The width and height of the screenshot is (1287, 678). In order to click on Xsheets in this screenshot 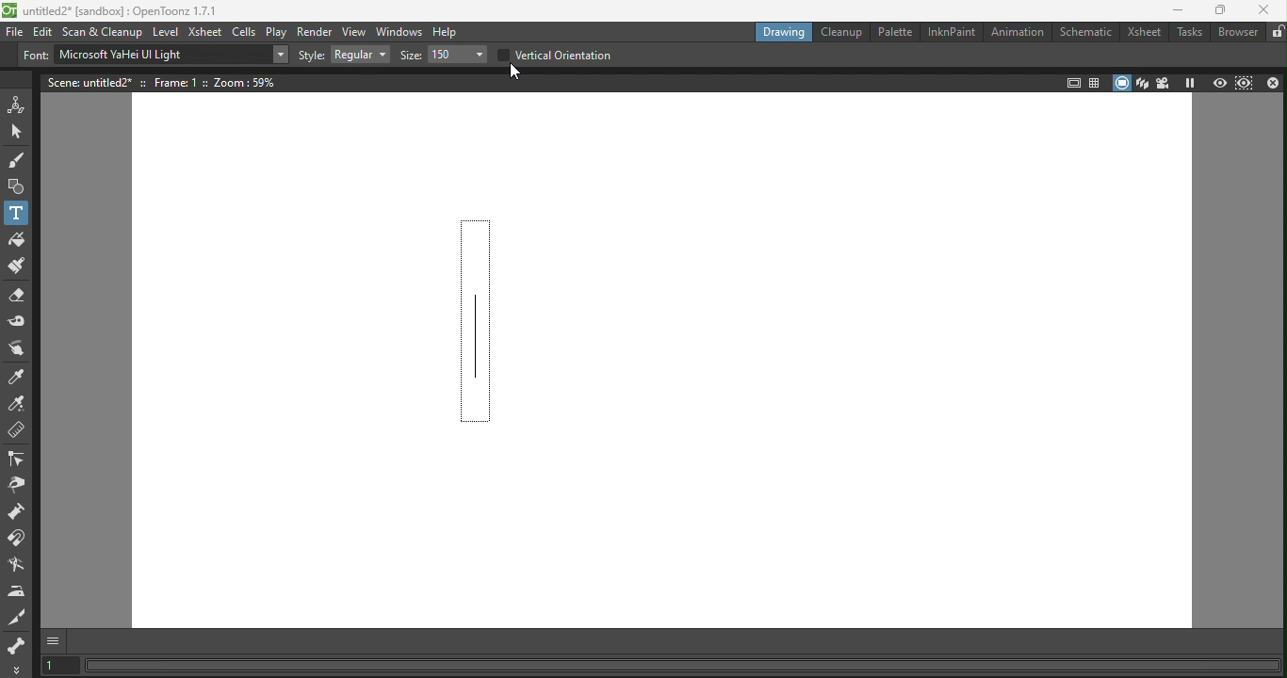, I will do `click(1141, 32)`.